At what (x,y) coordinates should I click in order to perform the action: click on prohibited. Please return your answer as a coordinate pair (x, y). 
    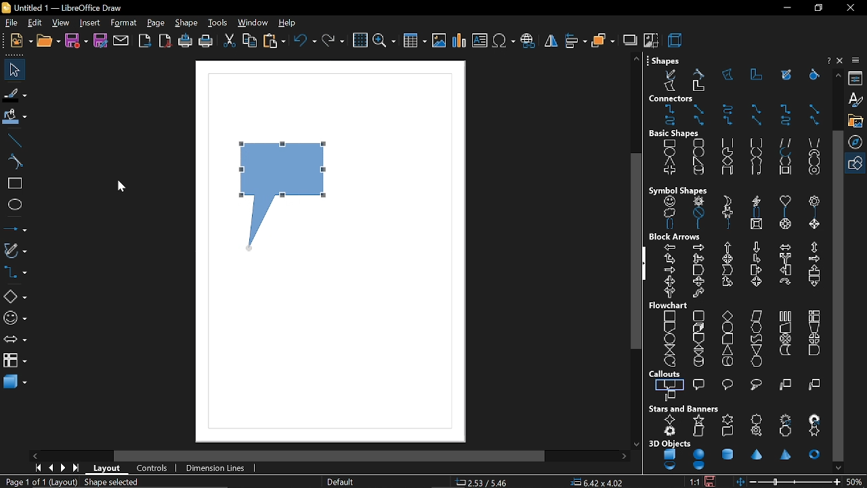
    Looking at the image, I should click on (696, 213).